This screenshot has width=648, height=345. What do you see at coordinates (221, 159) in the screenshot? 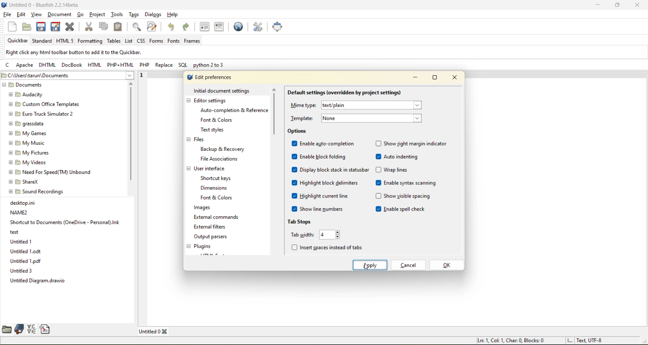
I see `file associations` at bounding box center [221, 159].